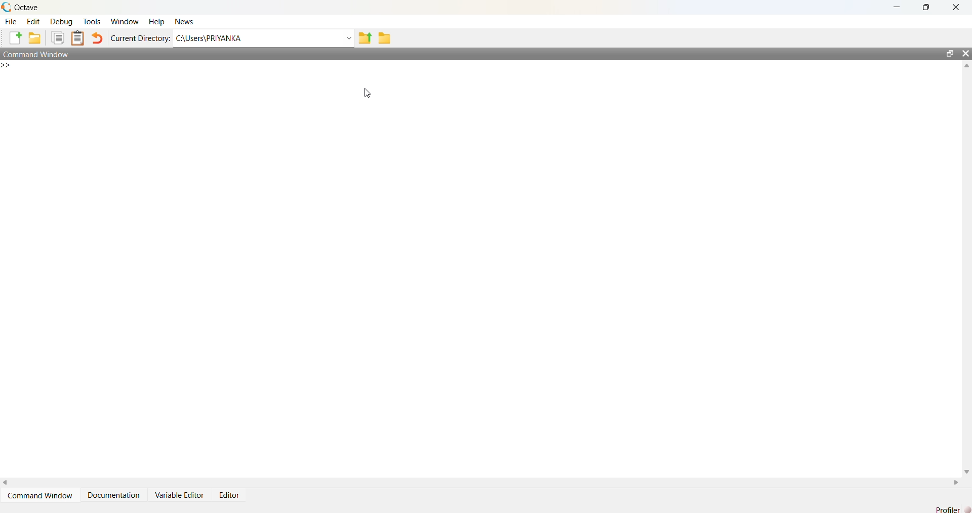 The image size is (972, 513). Describe the element at coordinates (92, 22) in the screenshot. I see `Tools` at that location.